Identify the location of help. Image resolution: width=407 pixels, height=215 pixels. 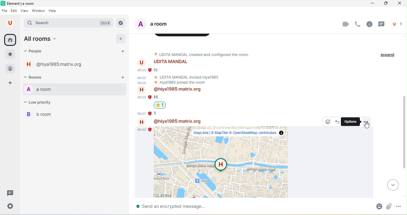
(53, 11).